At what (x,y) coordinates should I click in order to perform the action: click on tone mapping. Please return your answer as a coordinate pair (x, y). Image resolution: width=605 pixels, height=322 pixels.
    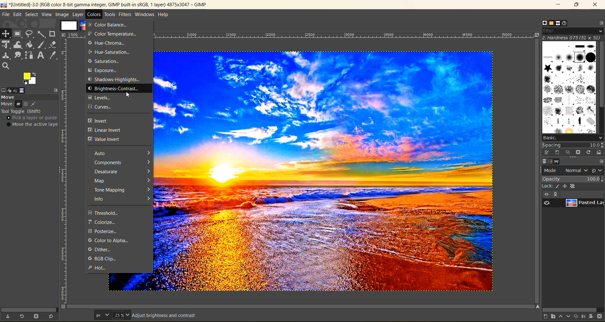
    Looking at the image, I should click on (123, 190).